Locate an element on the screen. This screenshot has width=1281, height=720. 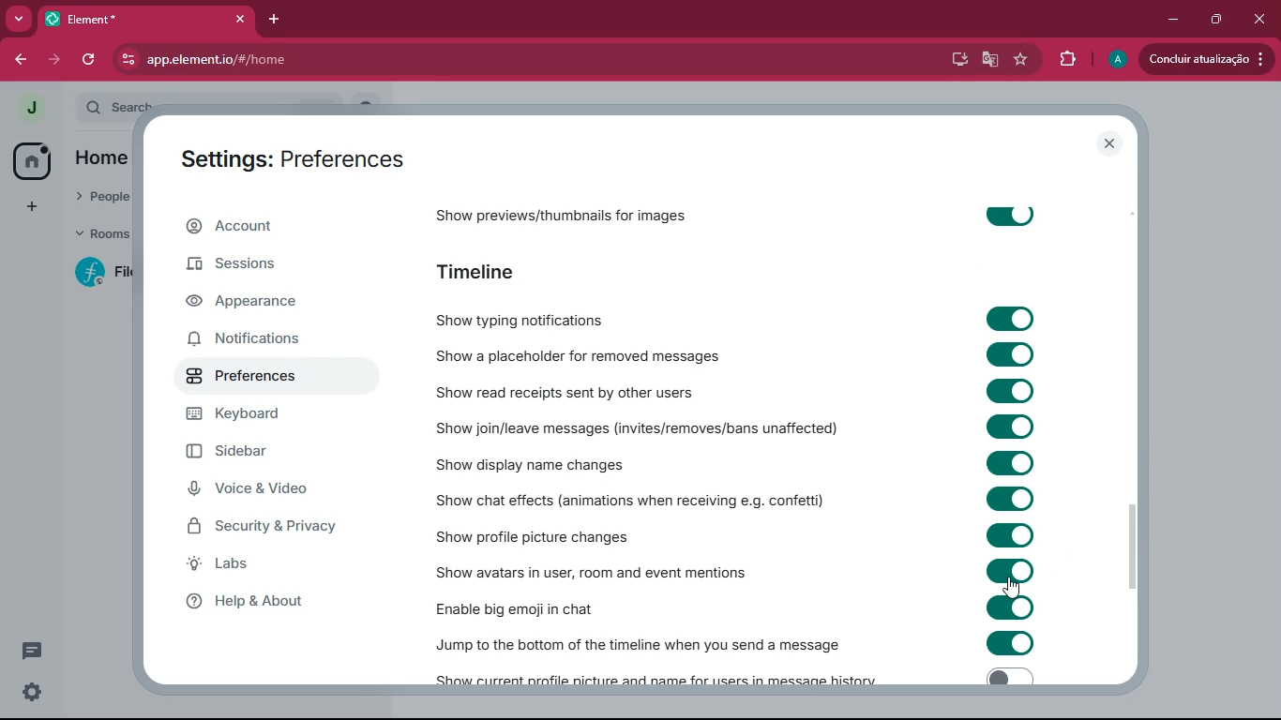
add is located at coordinates (28, 206).